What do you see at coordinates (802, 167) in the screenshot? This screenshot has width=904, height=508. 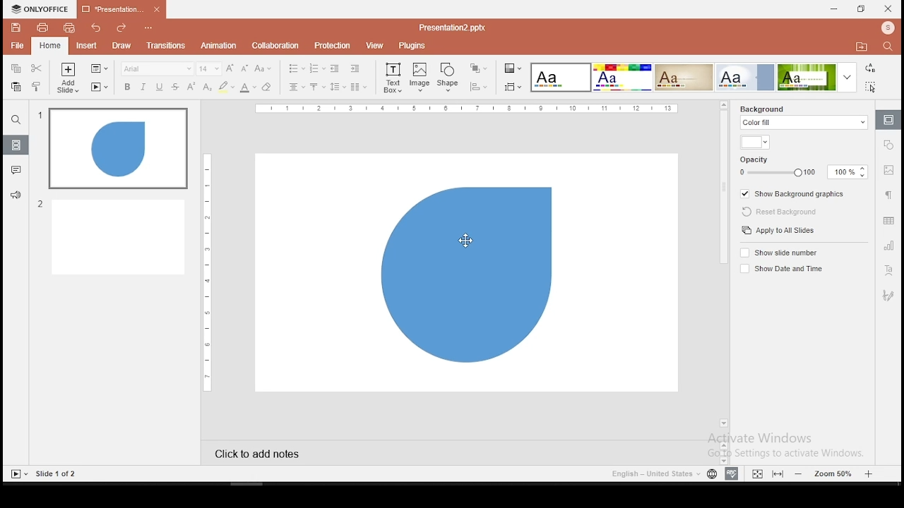 I see `opacity` at bounding box center [802, 167].